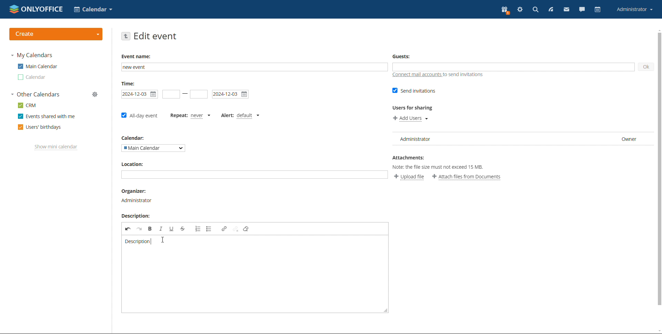 The width and height of the screenshot is (662, 334). Describe the element at coordinates (46, 116) in the screenshot. I see `events shared with me` at that location.